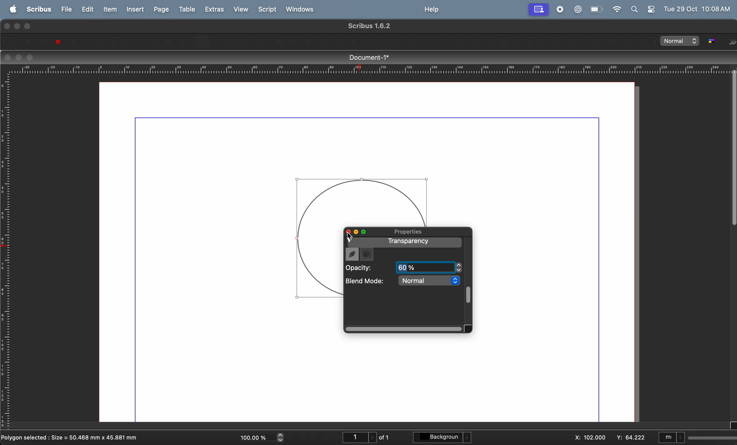 The width and height of the screenshot is (737, 445). What do you see at coordinates (241, 9) in the screenshot?
I see `view` at bounding box center [241, 9].